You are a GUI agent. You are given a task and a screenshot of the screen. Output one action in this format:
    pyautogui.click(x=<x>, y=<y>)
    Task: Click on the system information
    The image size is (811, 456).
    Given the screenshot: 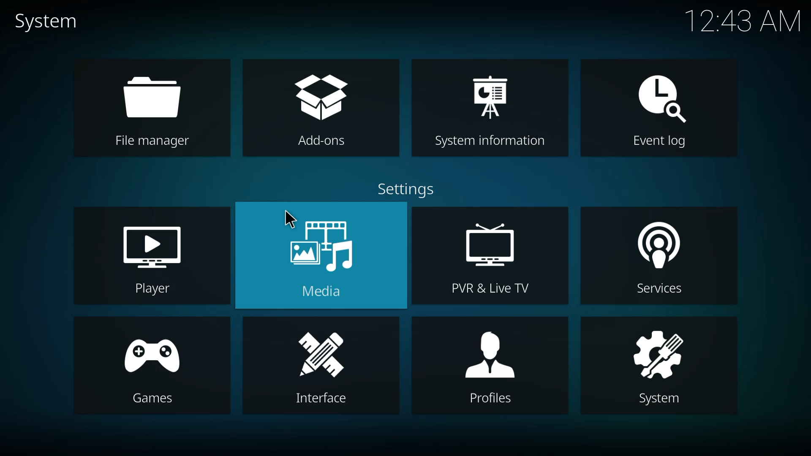 What is the action you would take?
    pyautogui.click(x=493, y=110)
    